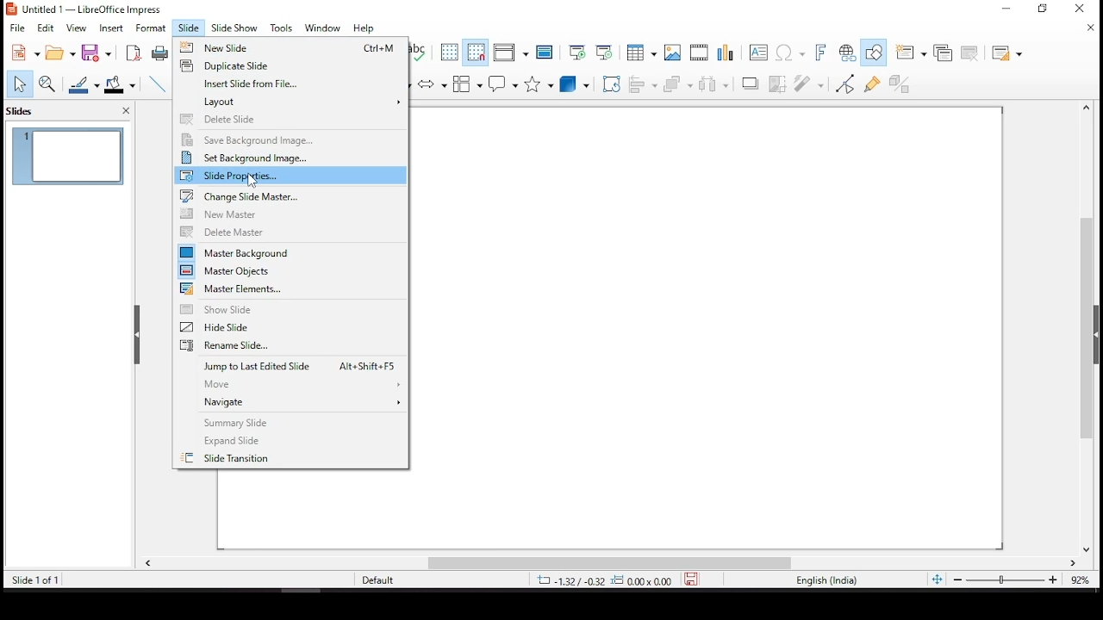  I want to click on insert audio or video, so click(700, 53).